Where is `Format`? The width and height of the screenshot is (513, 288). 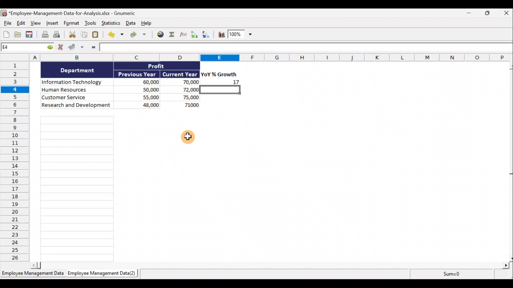 Format is located at coordinates (72, 24).